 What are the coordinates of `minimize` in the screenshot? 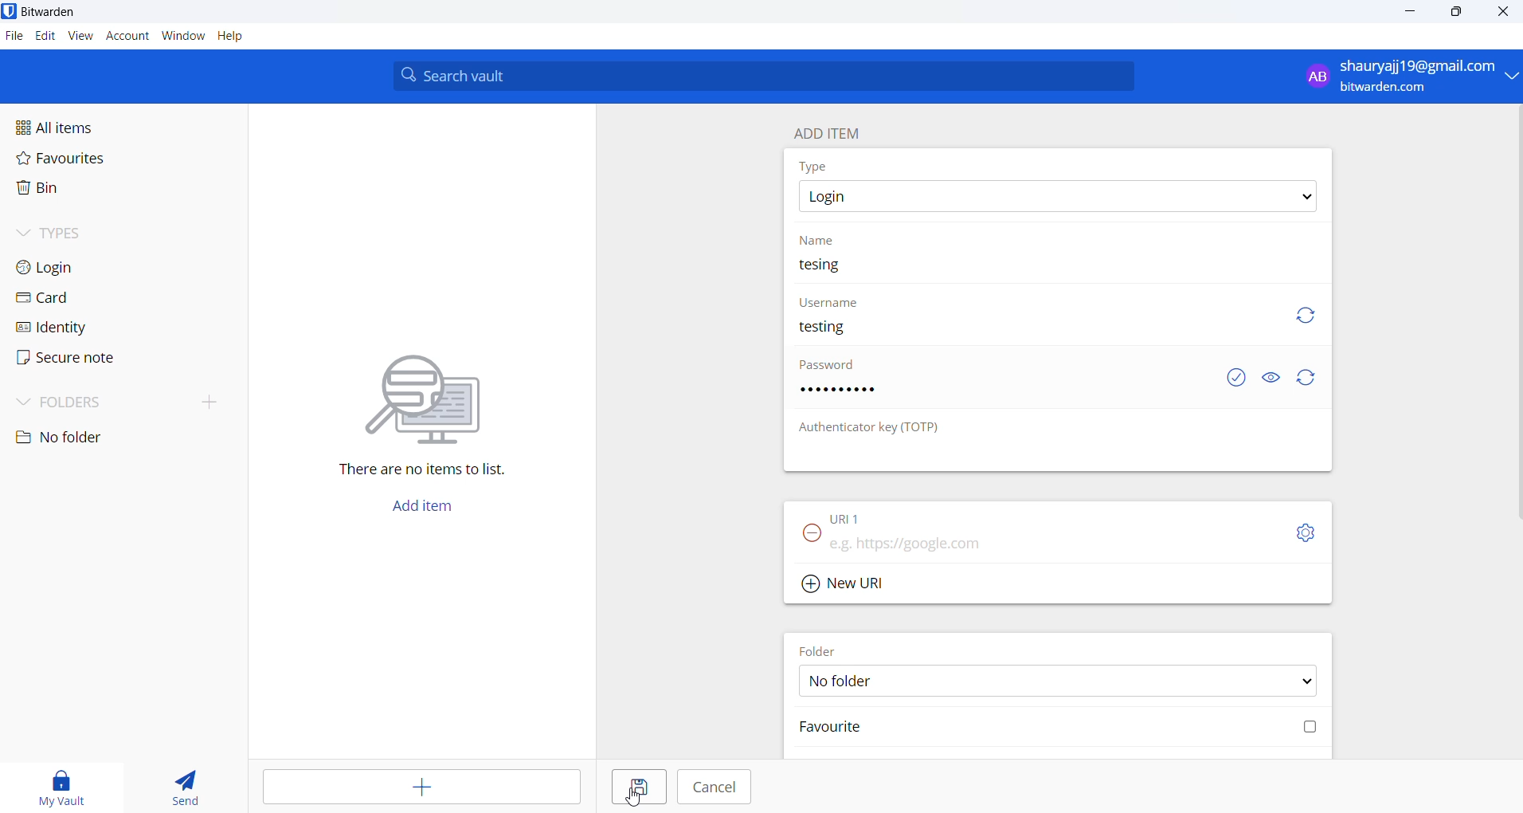 It's located at (1408, 16).